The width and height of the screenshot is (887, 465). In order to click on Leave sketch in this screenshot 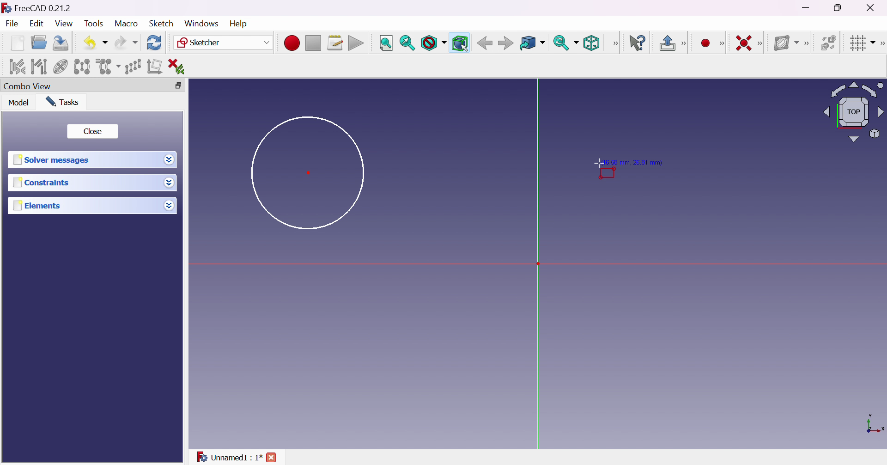, I will do `click(673, 43)`.